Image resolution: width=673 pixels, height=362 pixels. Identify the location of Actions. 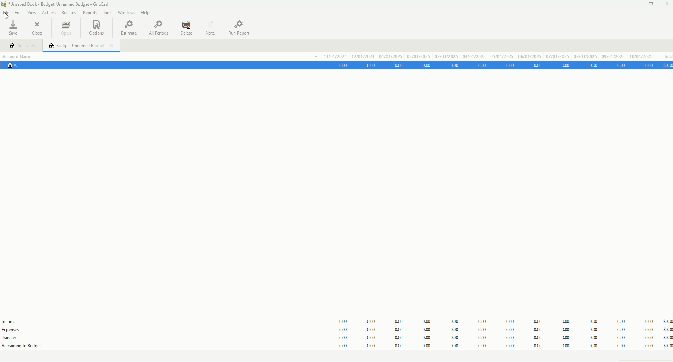
(49, 12).